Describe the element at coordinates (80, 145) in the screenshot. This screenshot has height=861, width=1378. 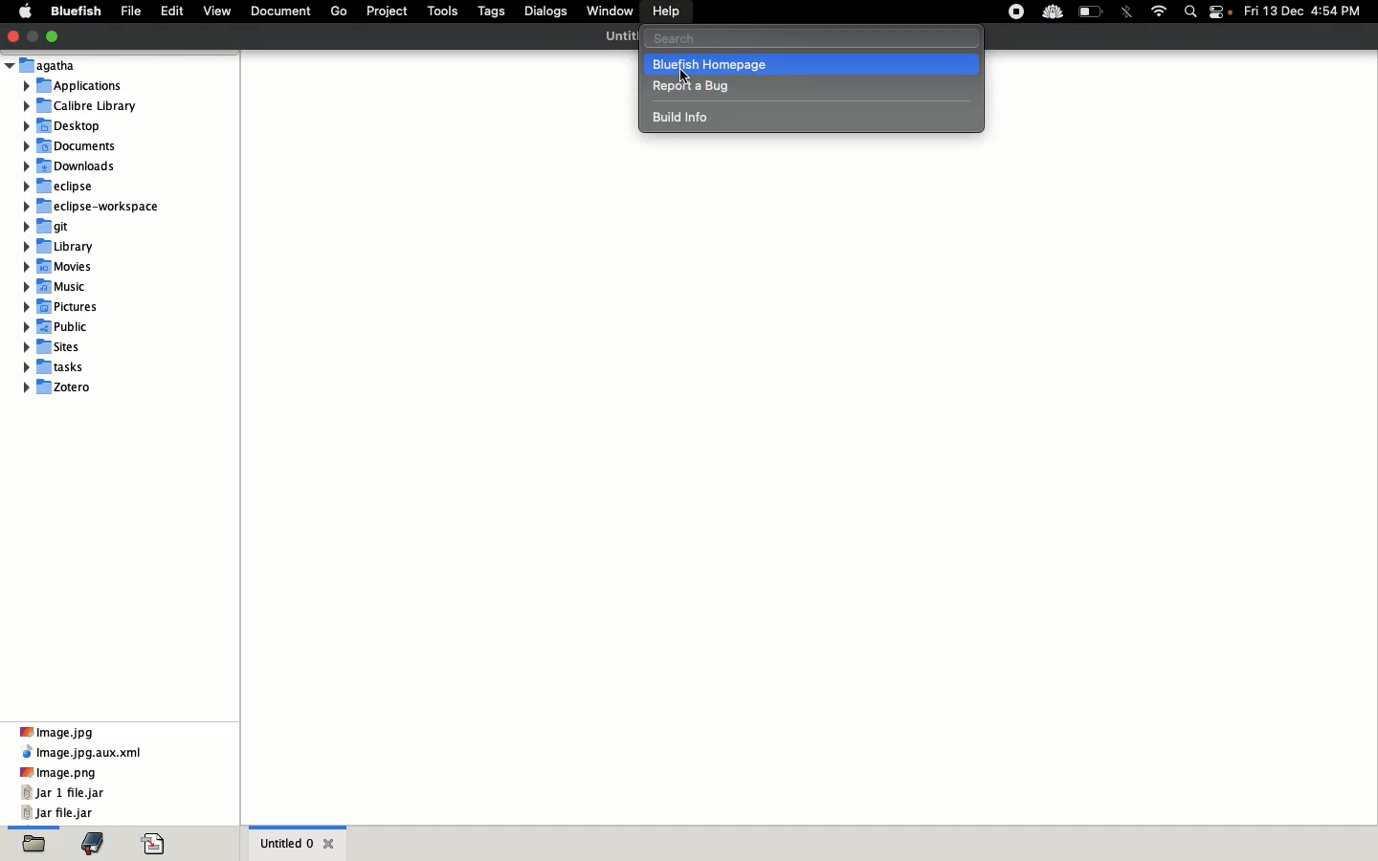
I see `documents` at that location.